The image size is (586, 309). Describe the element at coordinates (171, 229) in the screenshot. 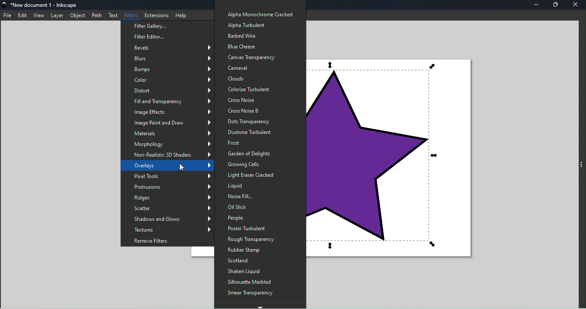

I see `Textures` at that location.